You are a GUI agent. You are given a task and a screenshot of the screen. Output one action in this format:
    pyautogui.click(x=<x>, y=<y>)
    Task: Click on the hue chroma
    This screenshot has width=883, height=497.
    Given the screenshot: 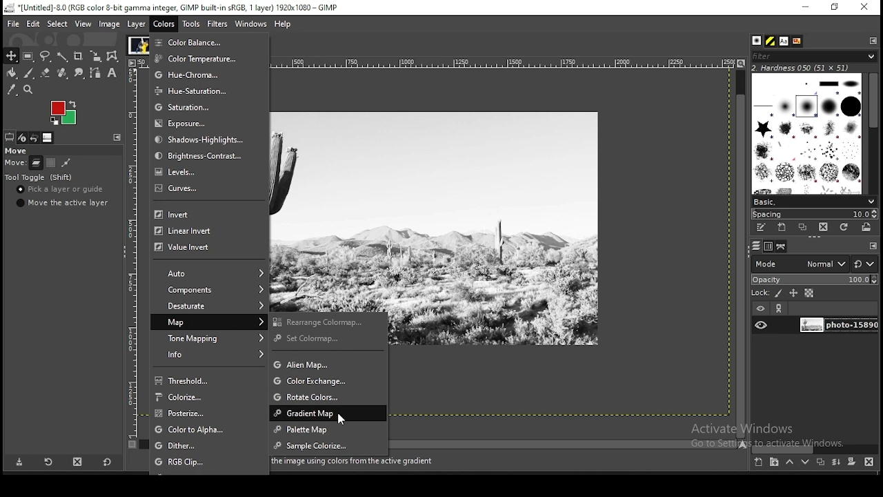 What is the action you would take?
    pyautogui.click(x=197, y=74)
    